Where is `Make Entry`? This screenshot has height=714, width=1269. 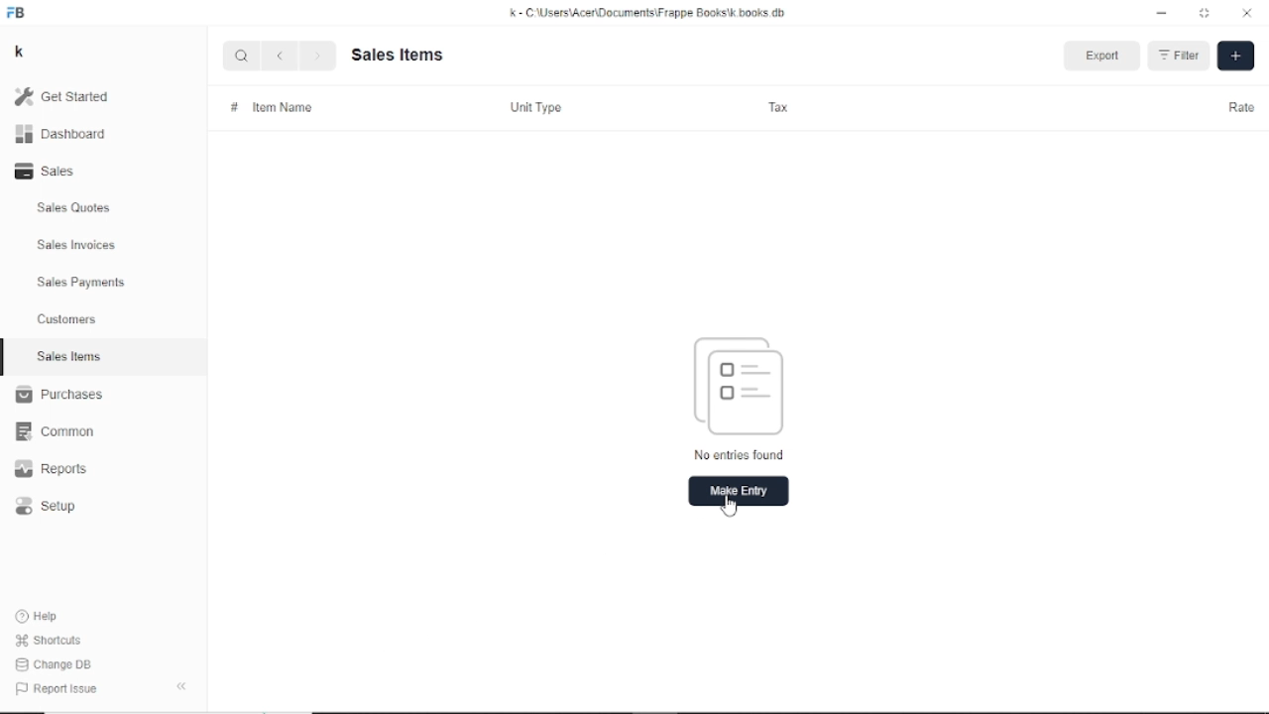 Make Entry is located at coordinates (740, 491).